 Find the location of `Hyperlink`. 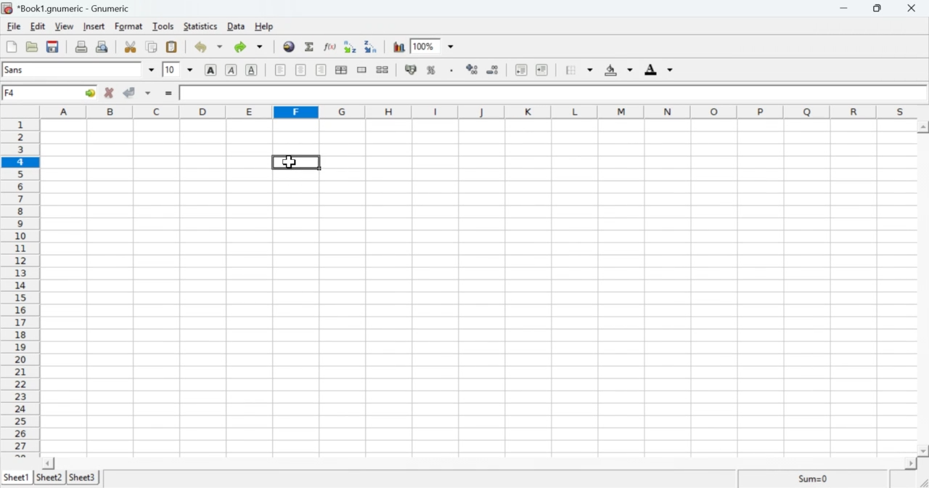

Hyperlink is located at coordinates (289, 49).